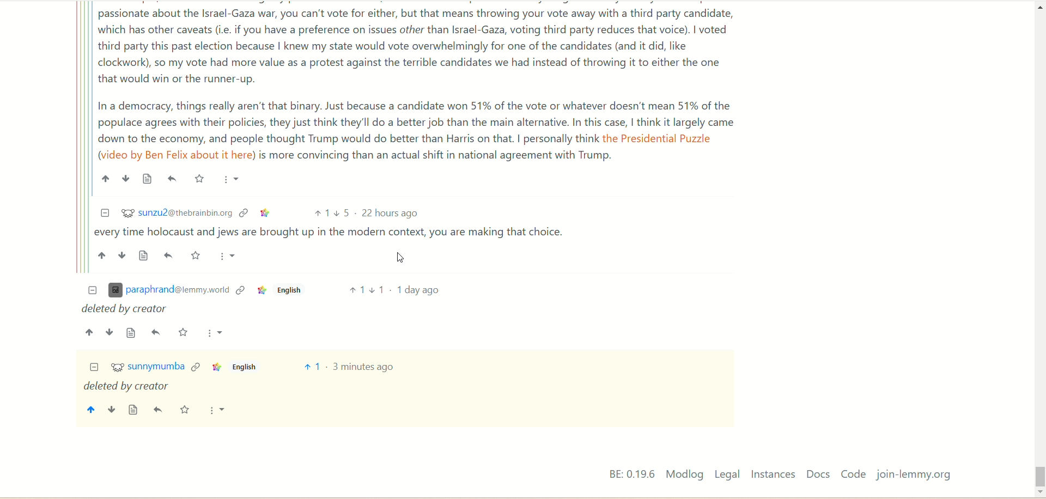 This screenshot has width=1046, height=499. I want to click on Source, so click(145, 255).